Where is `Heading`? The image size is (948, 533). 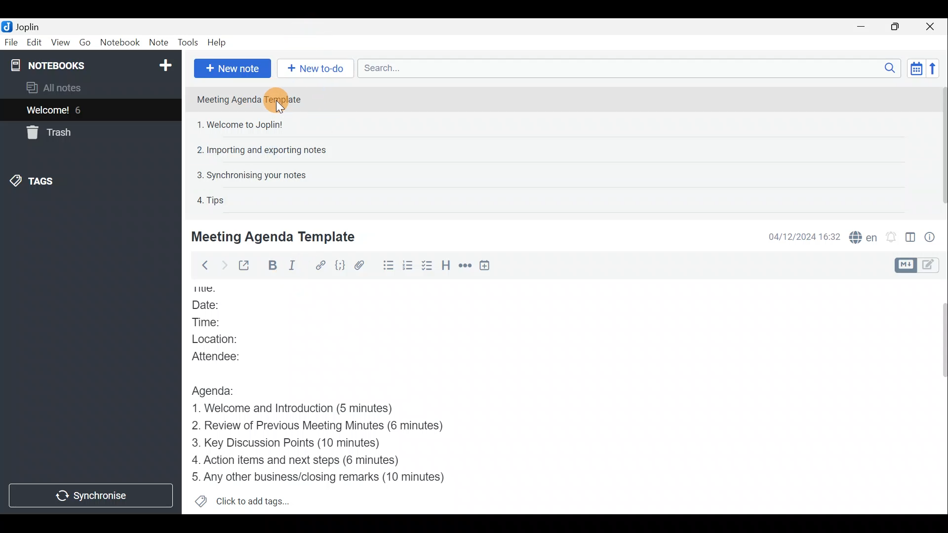
Heading is located at coordinates (445, 267).